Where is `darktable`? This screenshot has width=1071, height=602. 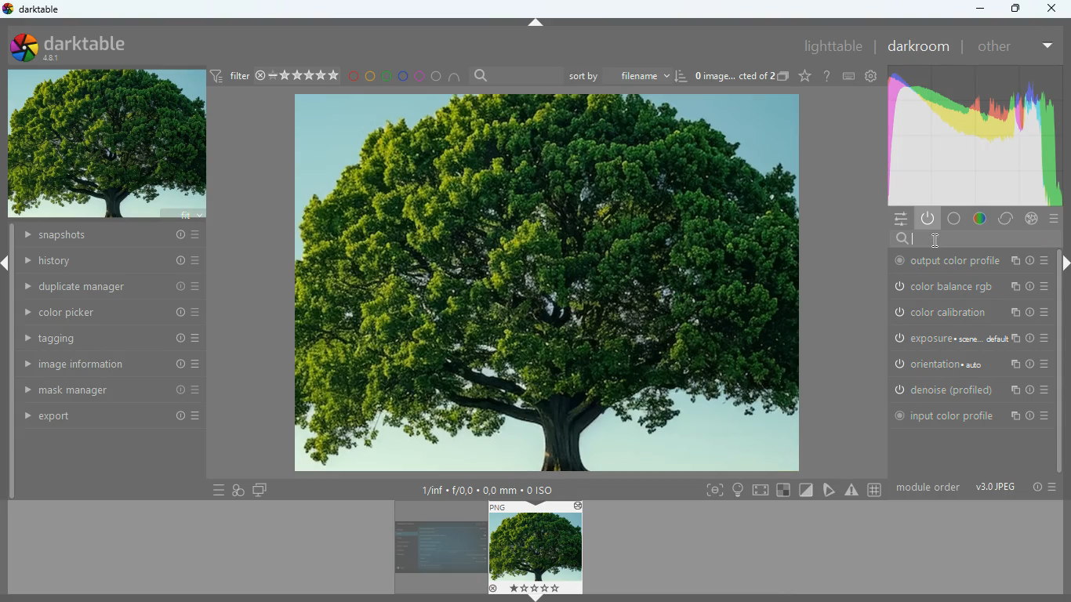
darktable is located at coordinates (34, 10).